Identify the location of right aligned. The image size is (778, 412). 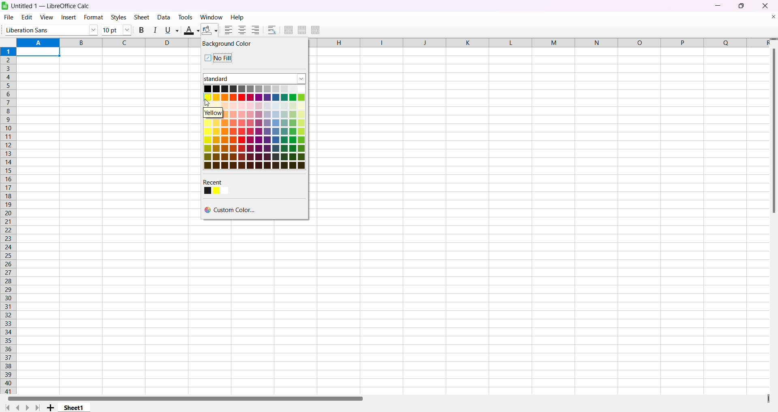
(254, 30).